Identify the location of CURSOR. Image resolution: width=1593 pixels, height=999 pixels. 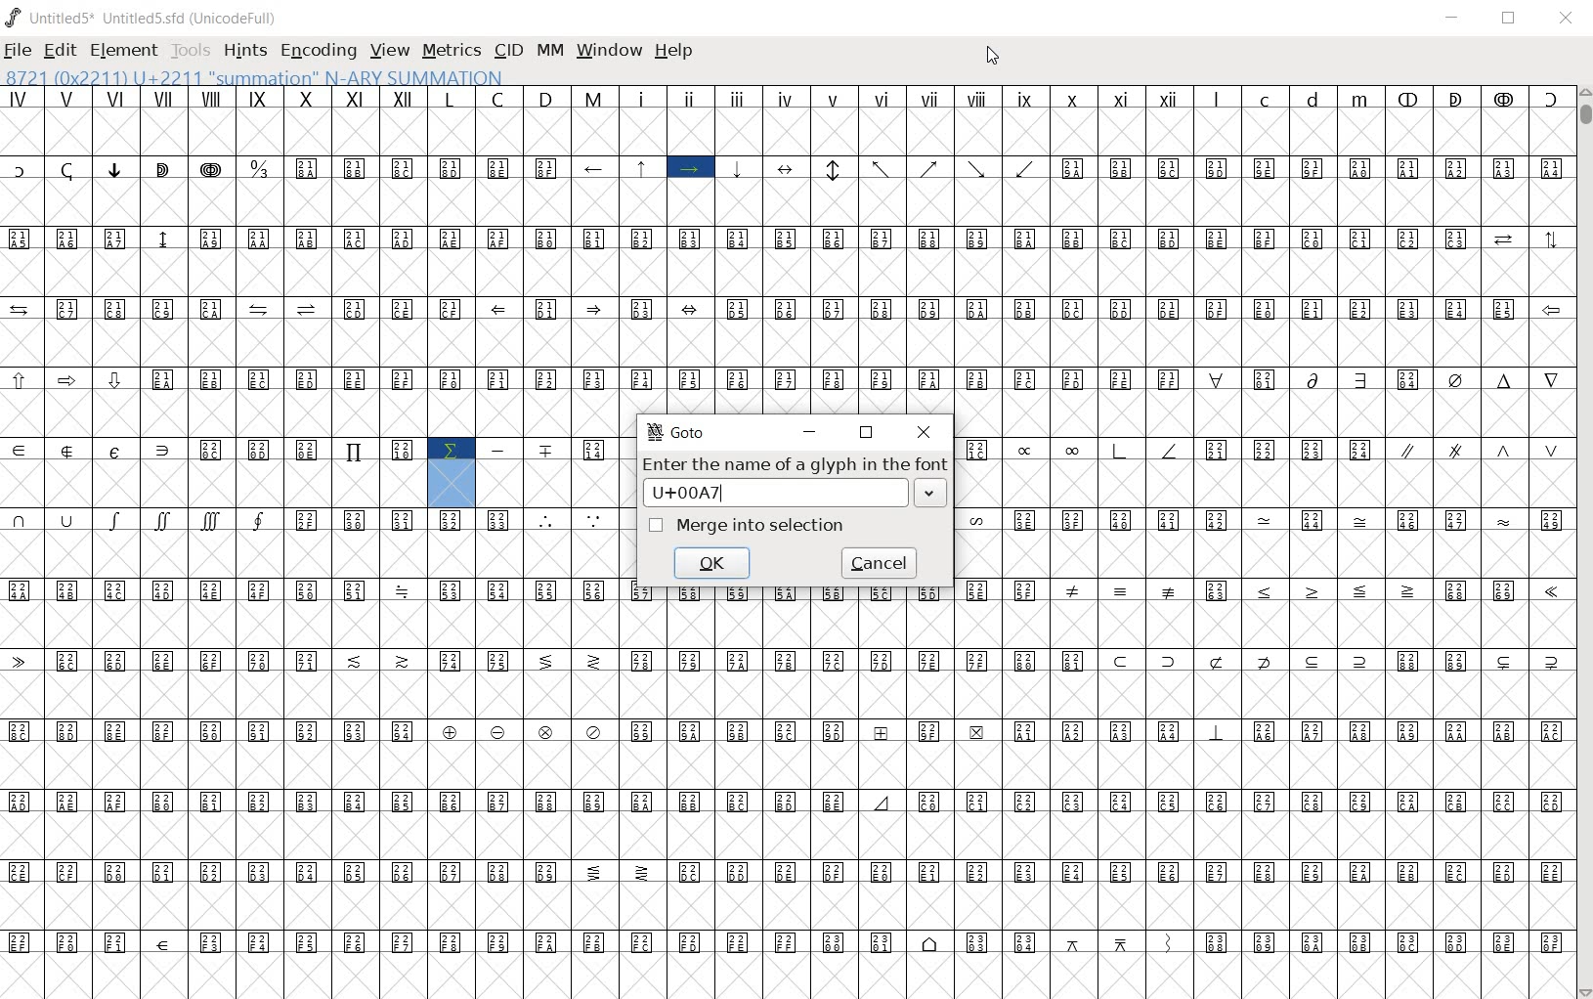
(993, 56).